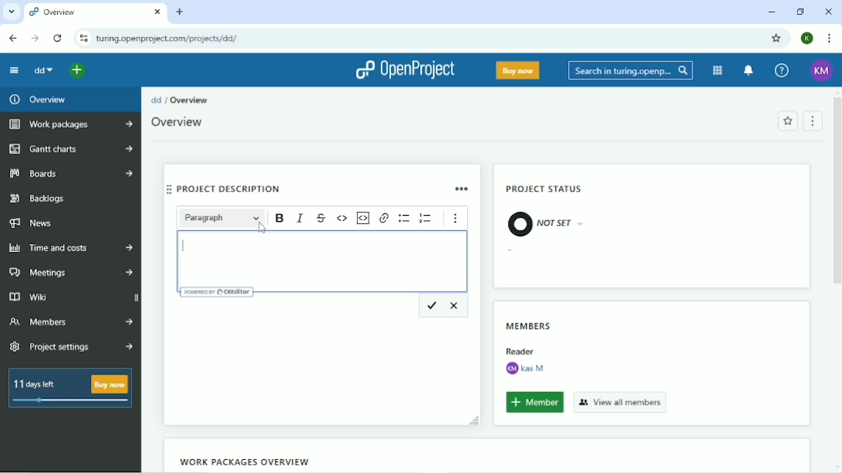 The height and width of the screenshot is (473, 842). I want to click on Select tabs, so click(11, 12).